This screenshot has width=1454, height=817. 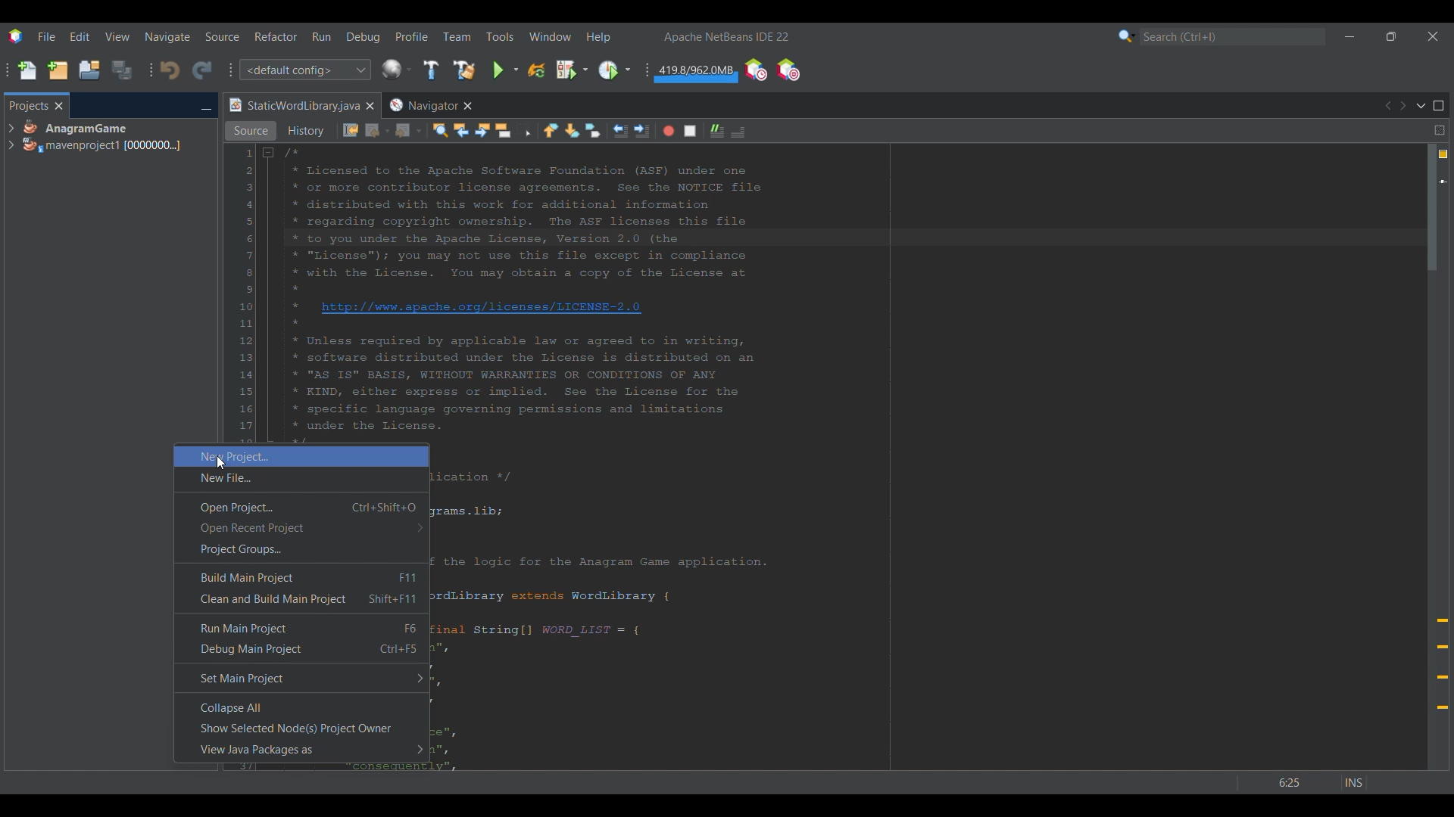 What do you see at coordinates (301, 598) in the screenshot?
I see `Clean and build main project` at bounding box center [301, 598].